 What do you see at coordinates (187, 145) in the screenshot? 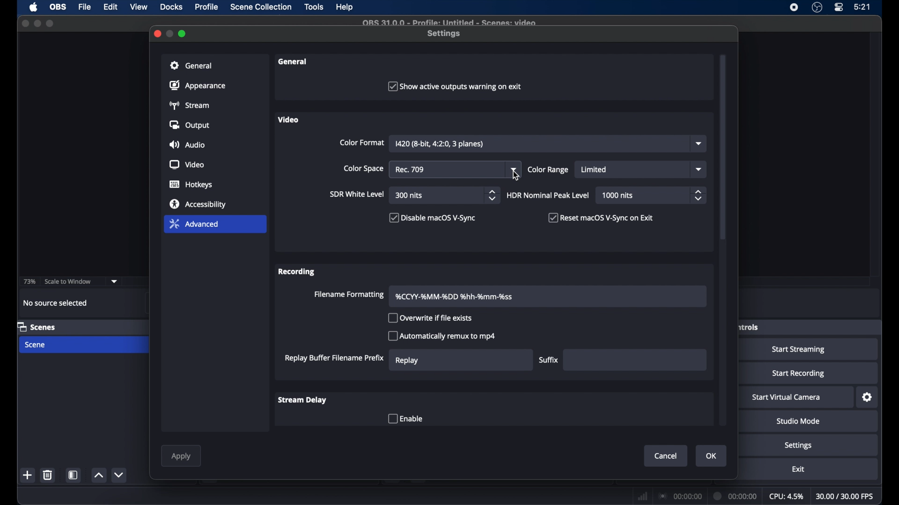
I see `audio` at bounding box center [187, 145].